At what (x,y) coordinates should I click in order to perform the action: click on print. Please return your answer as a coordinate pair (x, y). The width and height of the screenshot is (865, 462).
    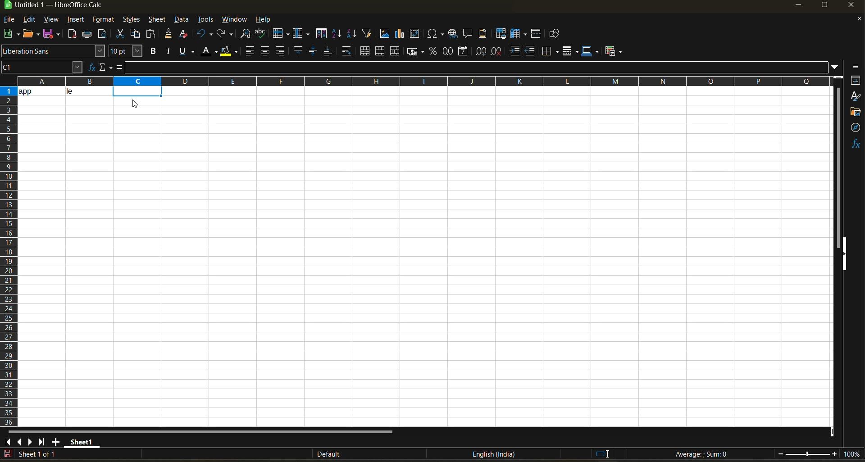
    Looking at the image, I should click on (87, 34).